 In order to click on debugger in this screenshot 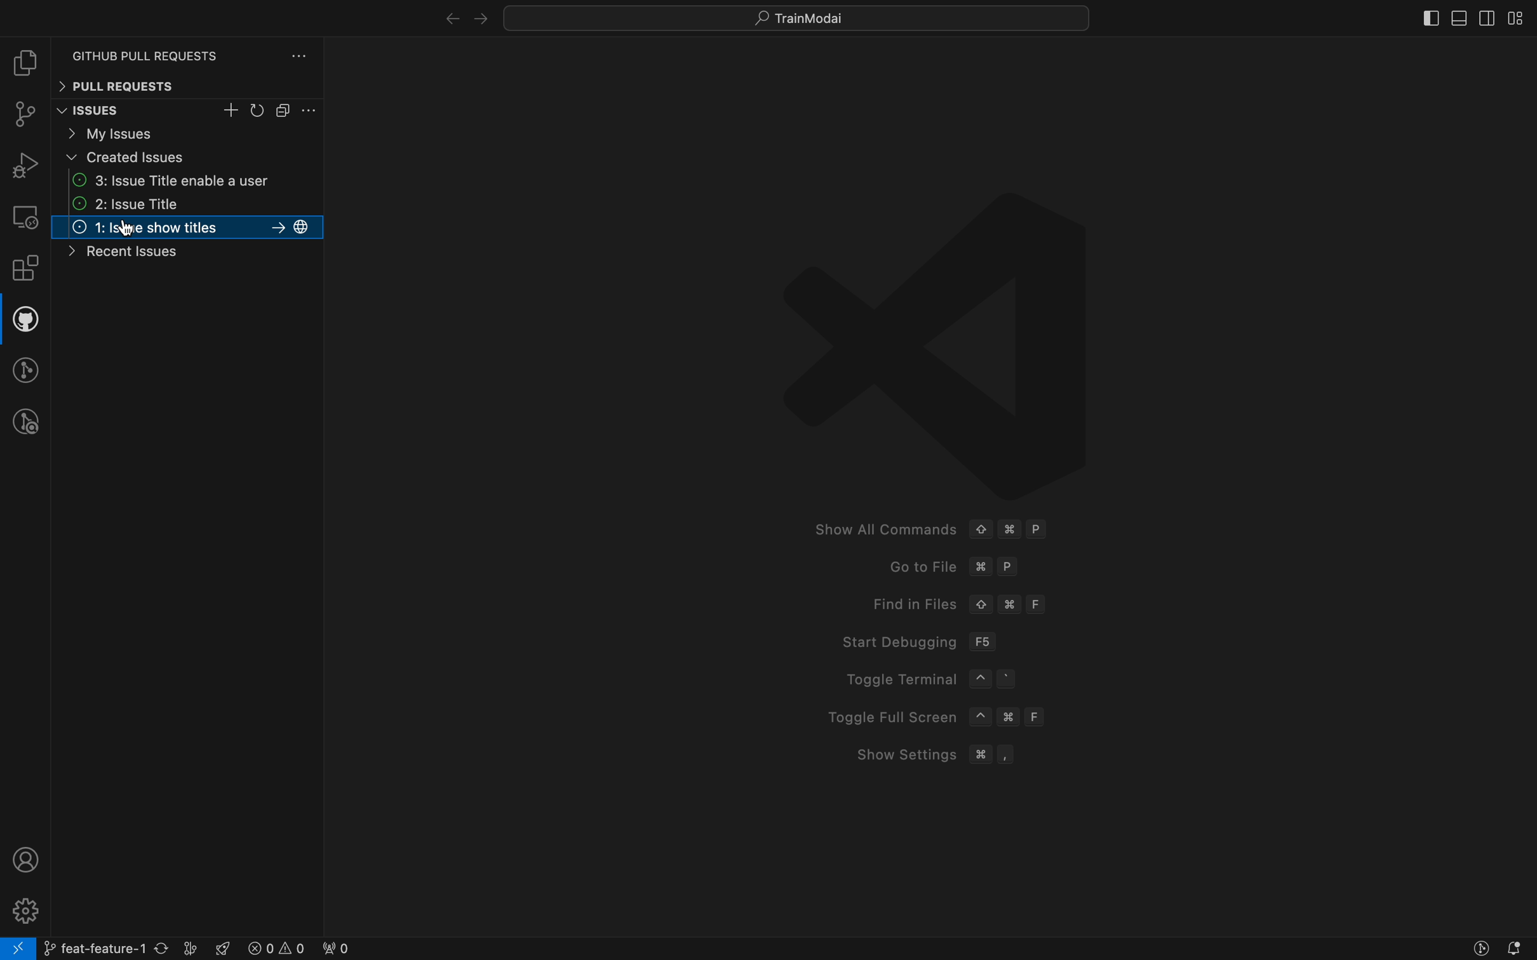, I will do `click(25, 164)`.